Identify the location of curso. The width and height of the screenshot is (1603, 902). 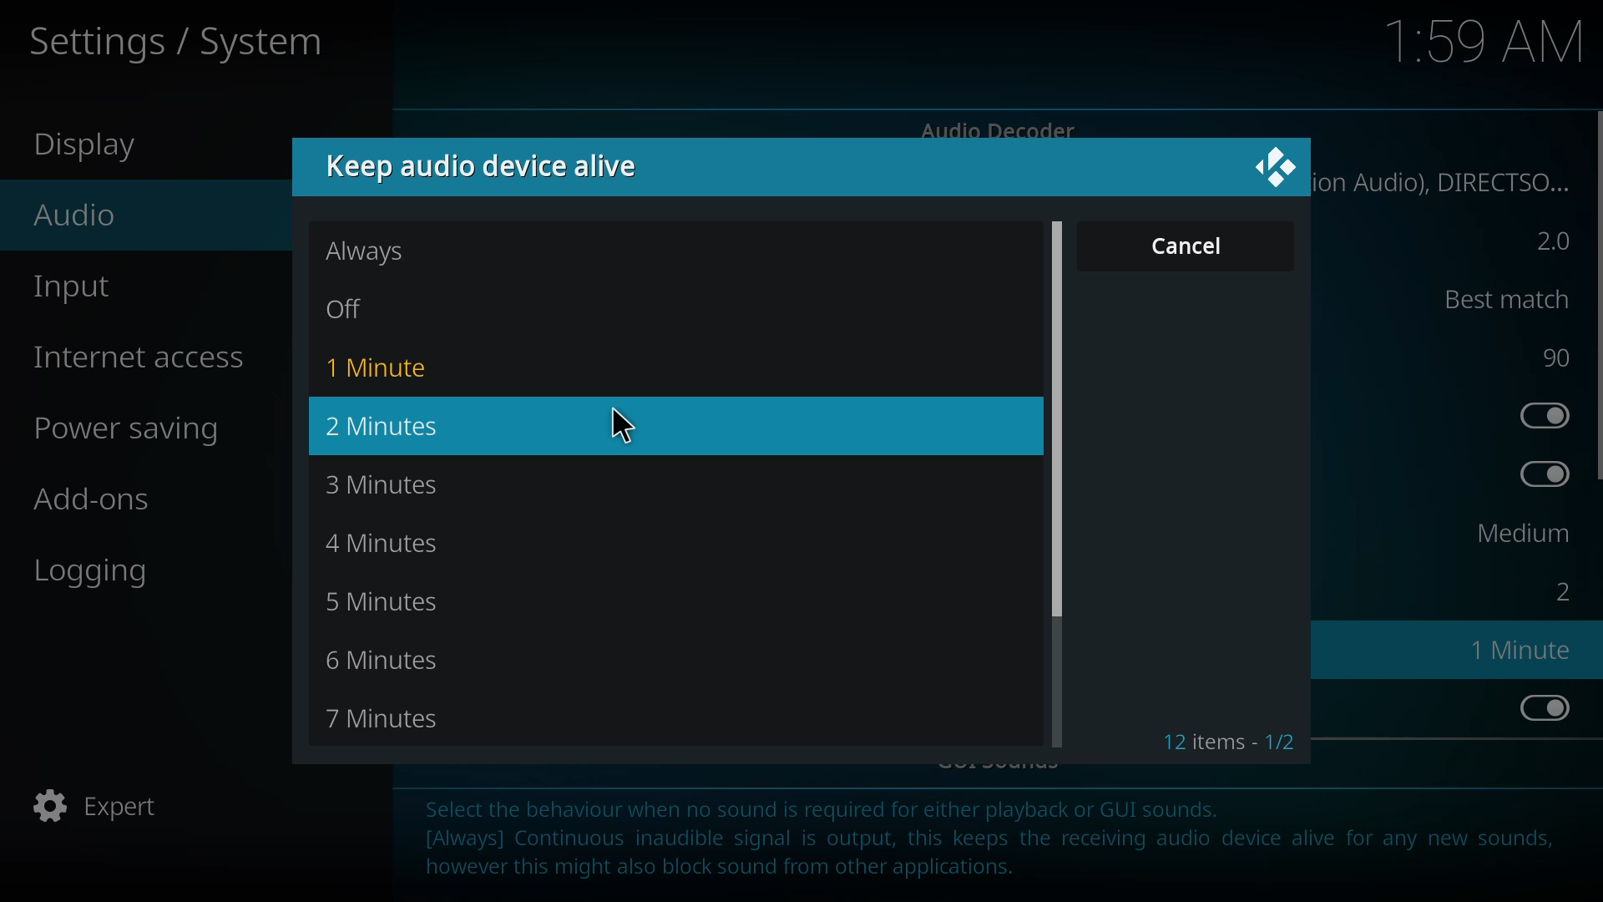
(623, 423).